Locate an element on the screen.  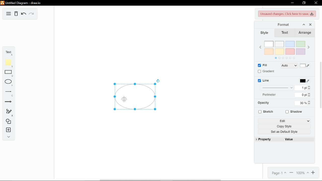
Set as Default Style is located at coordinates (285, 132).